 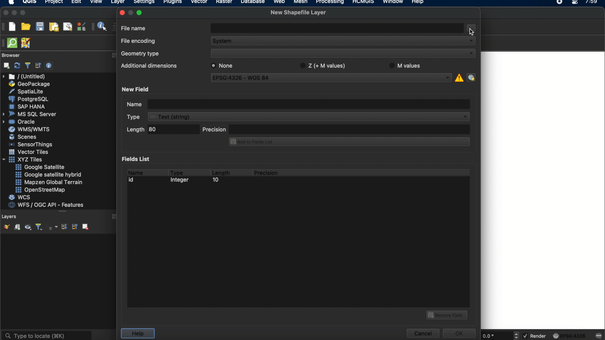 I want to click on Z (+M values, so click(x=322, y=65).